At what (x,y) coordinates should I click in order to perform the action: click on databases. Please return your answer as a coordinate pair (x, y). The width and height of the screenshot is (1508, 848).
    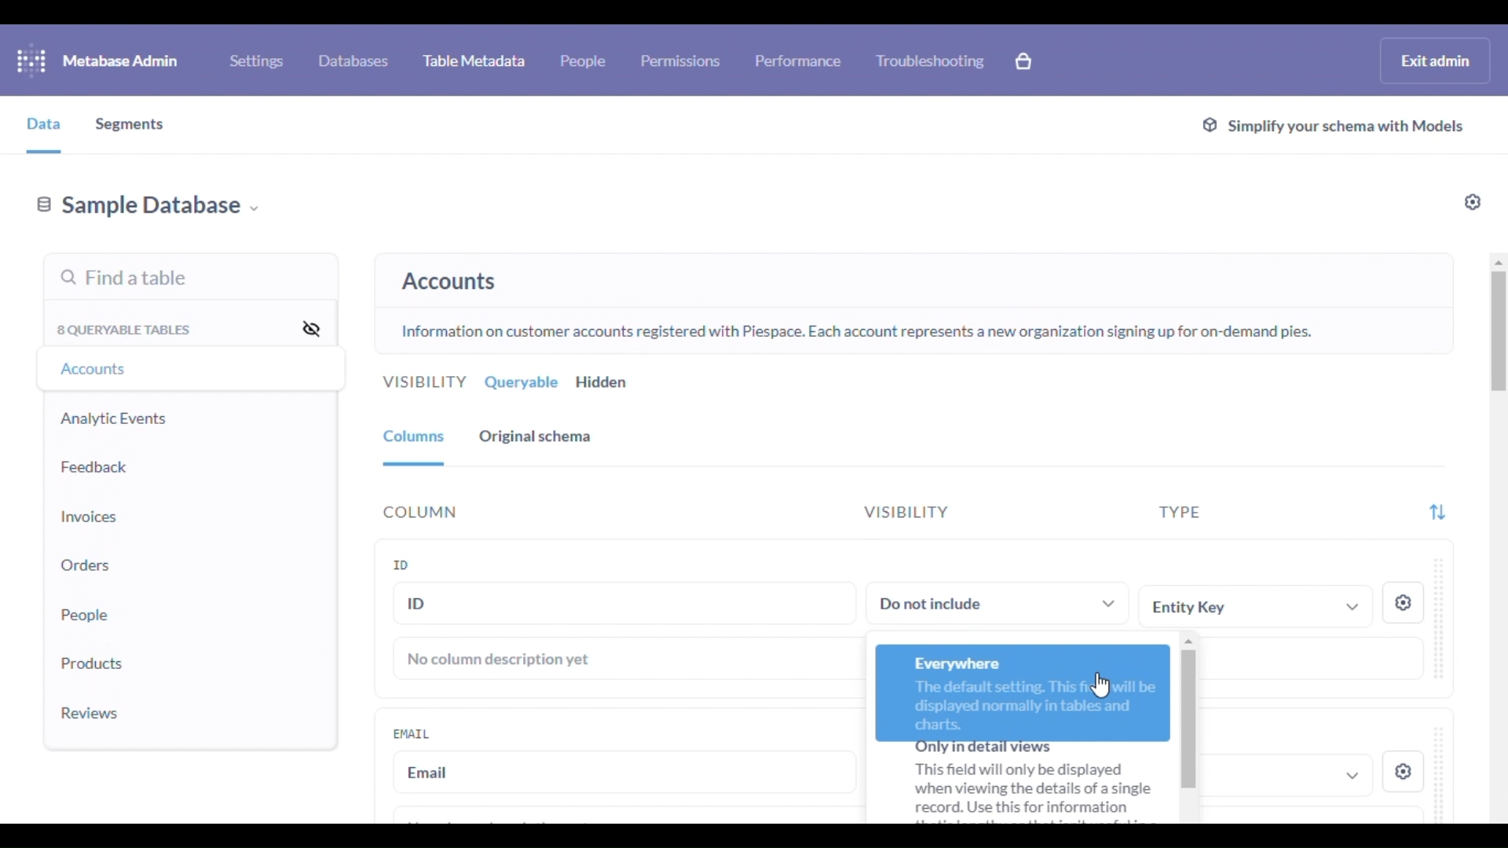
    Looking at the image, I should click on (353, 60).